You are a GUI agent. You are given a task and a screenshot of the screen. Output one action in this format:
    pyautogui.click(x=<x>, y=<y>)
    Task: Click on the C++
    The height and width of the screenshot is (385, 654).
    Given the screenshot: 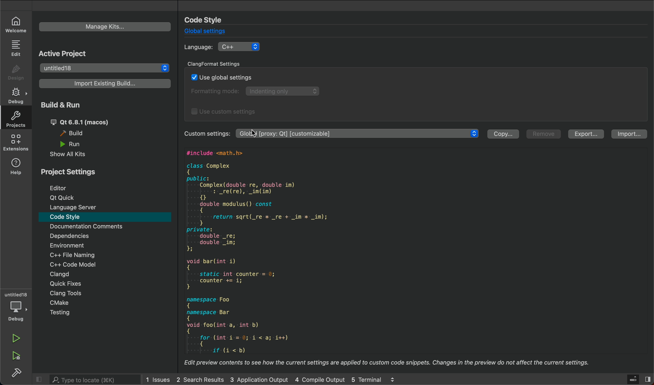 What is the action you would take?
    pyautogui.click(x=240, y=47)
    